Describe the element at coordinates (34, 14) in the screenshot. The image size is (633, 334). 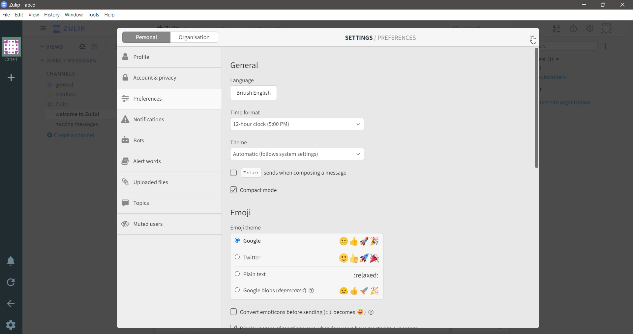
I see `View` at that location.